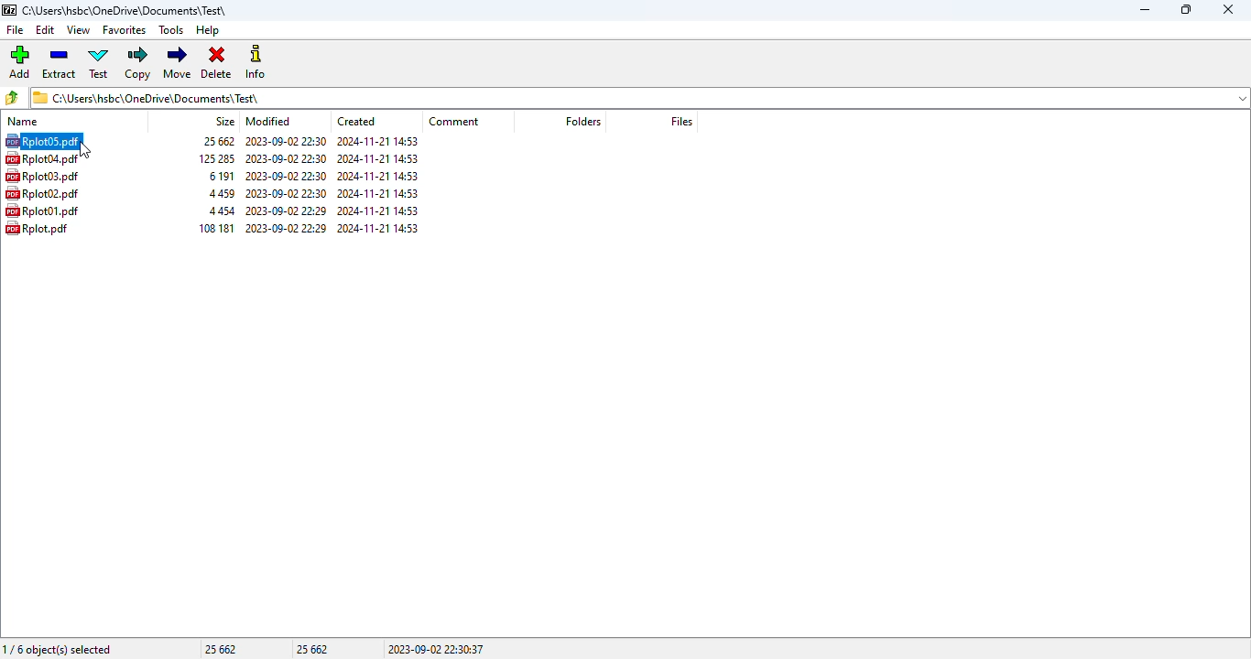 This screenshot has width=1251, height=659. I want to click on size, so click(217, 227).